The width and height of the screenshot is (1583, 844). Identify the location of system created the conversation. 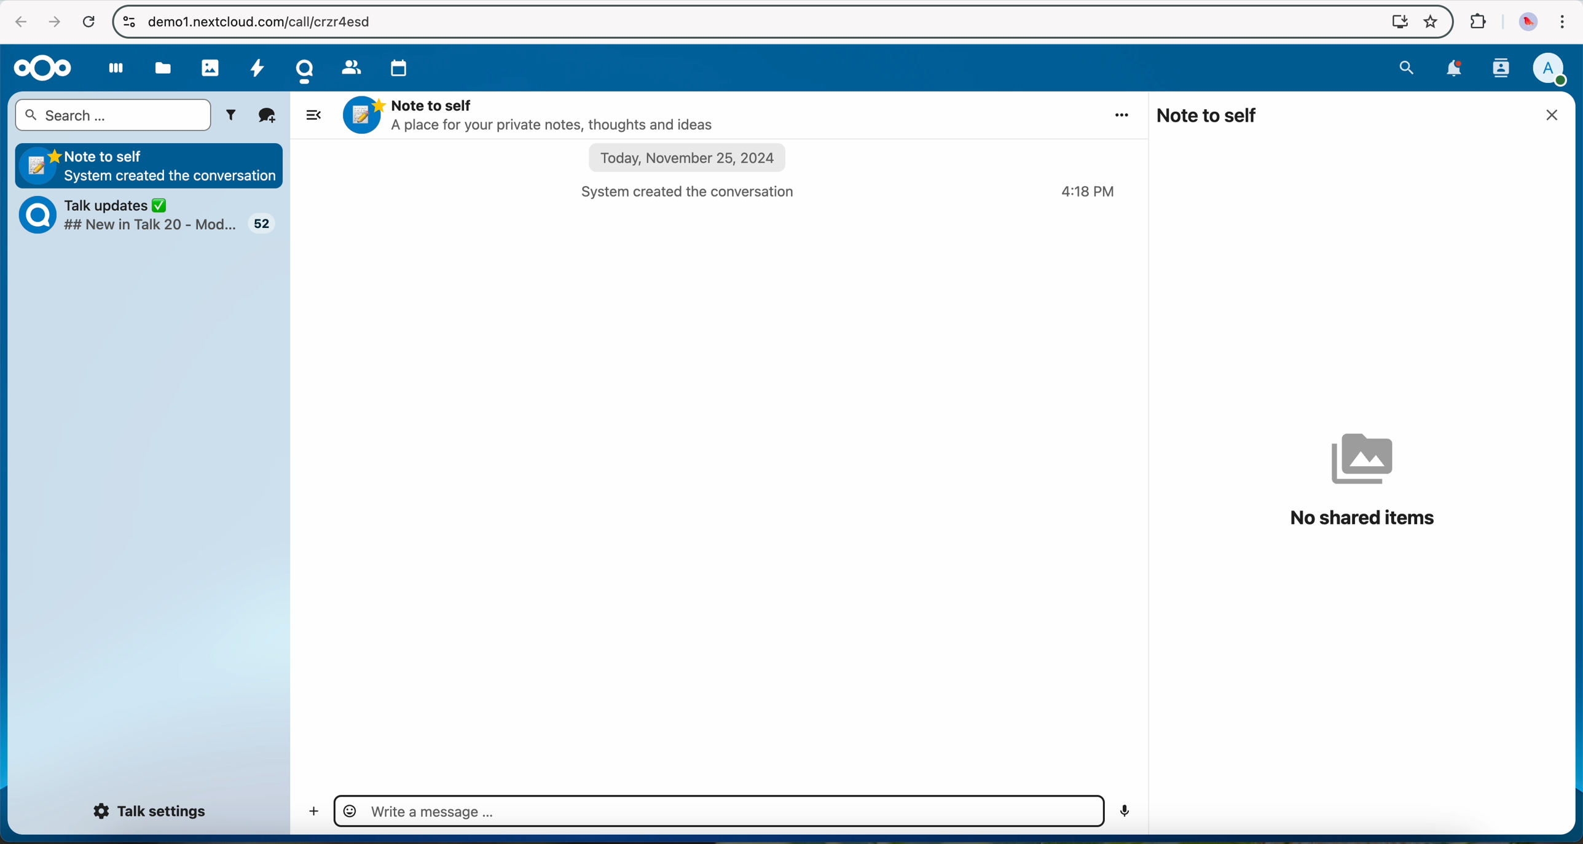
(697, 191).